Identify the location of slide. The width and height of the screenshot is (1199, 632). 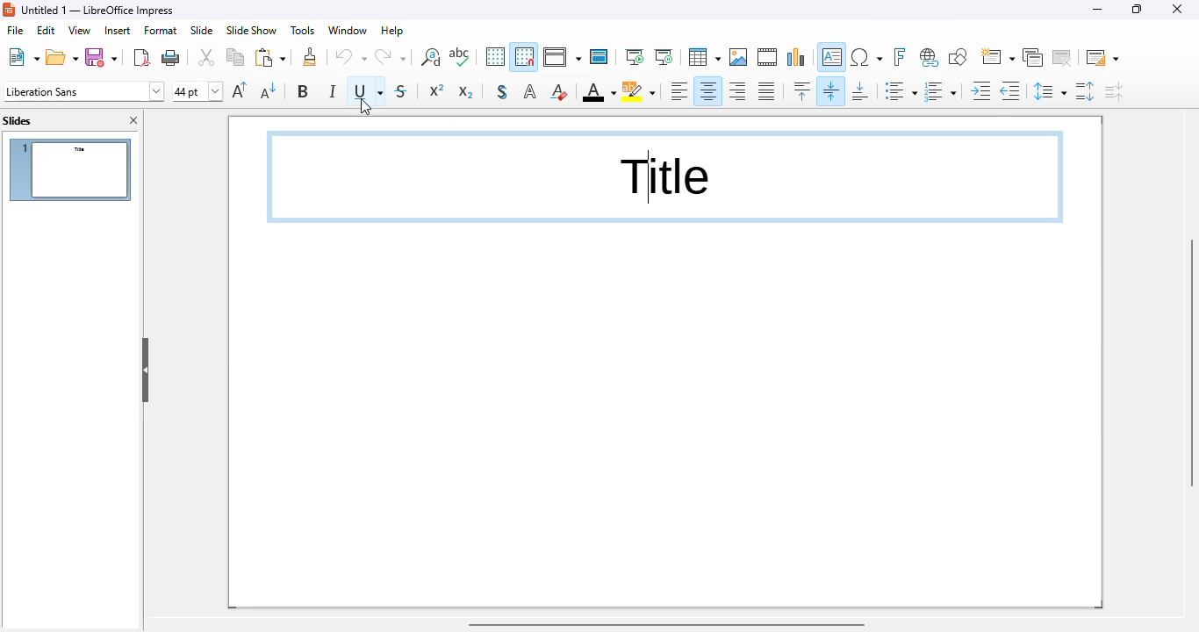
(203, 30).